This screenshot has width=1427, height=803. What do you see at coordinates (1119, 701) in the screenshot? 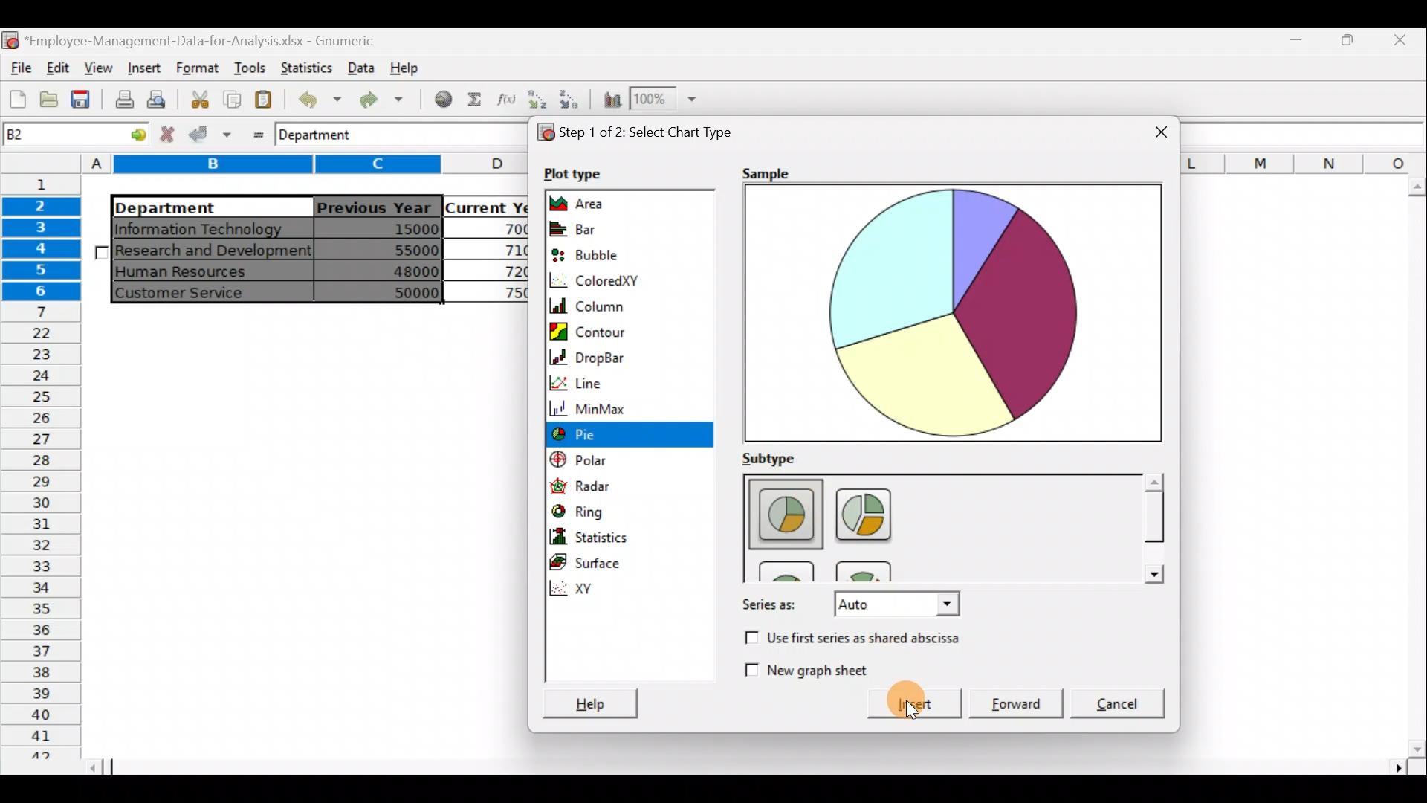
I see `Cancel` at bounding box center [1119, 701].